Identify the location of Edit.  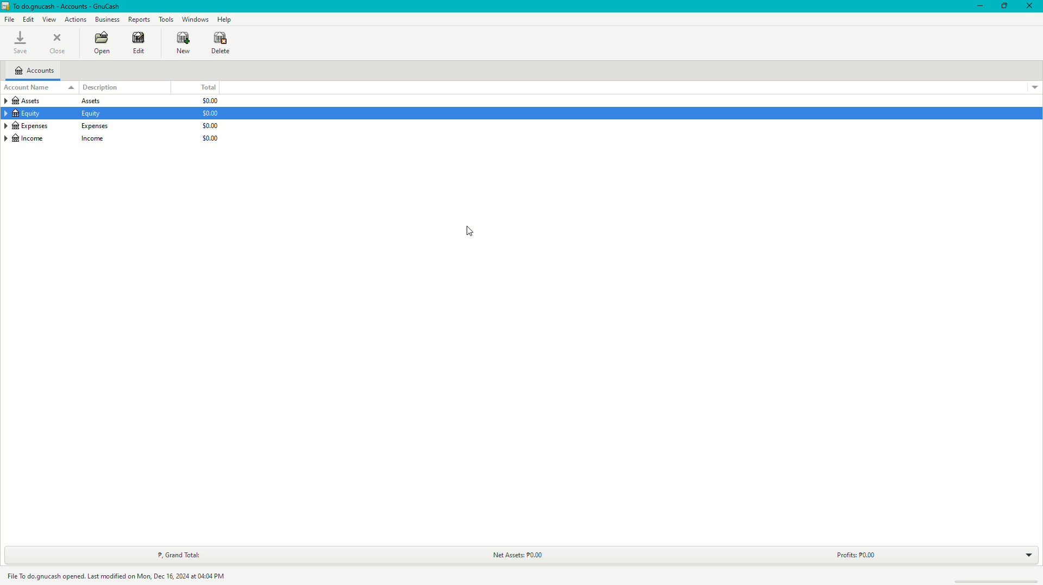
(29, 20).